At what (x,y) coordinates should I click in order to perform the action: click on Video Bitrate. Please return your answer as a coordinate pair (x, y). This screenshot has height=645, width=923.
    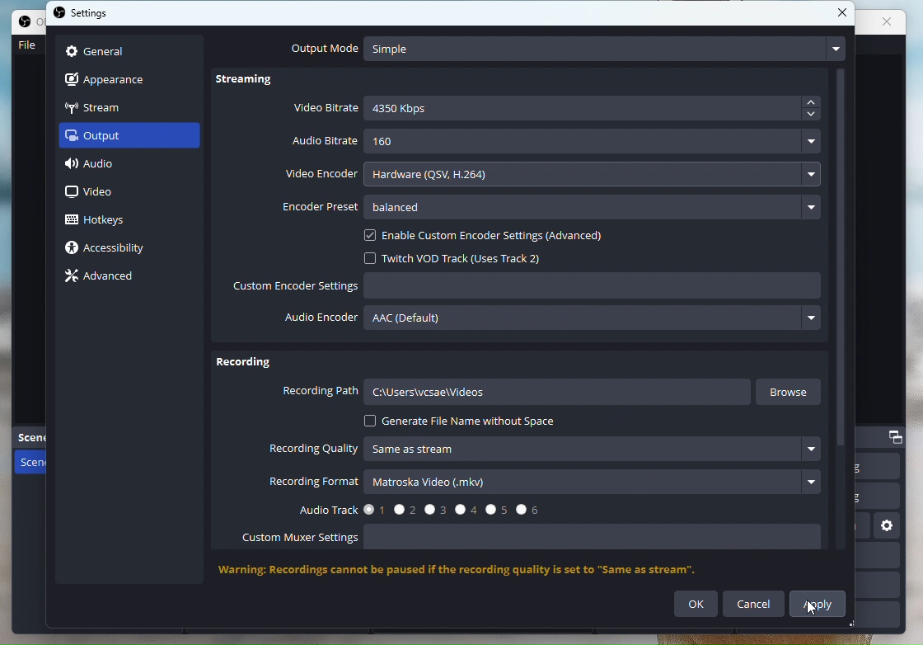
    Looking at the image, I should click on (558, 110).